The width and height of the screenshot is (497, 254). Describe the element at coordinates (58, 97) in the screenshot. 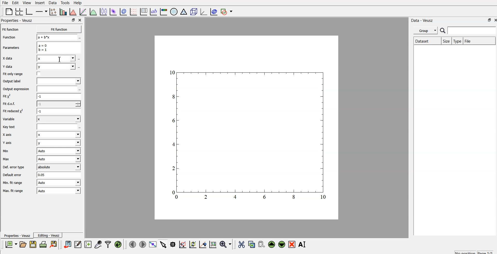

I see `-1` at that location.